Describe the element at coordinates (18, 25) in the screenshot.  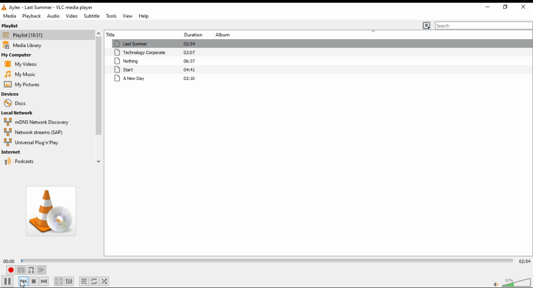
I see `playlist` at that location.